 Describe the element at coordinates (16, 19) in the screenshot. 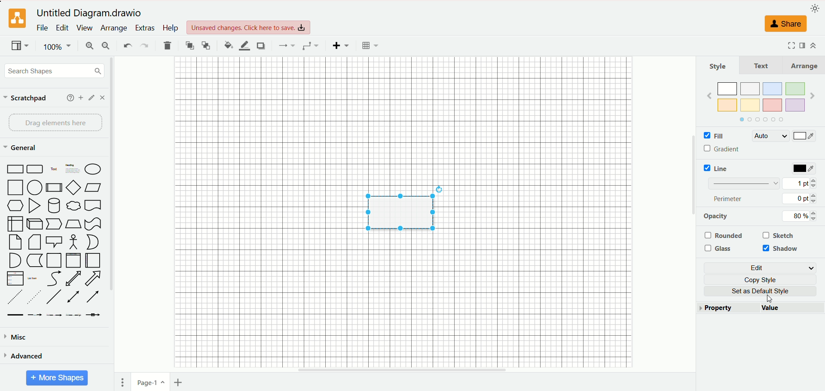

I see `logo` at that location.